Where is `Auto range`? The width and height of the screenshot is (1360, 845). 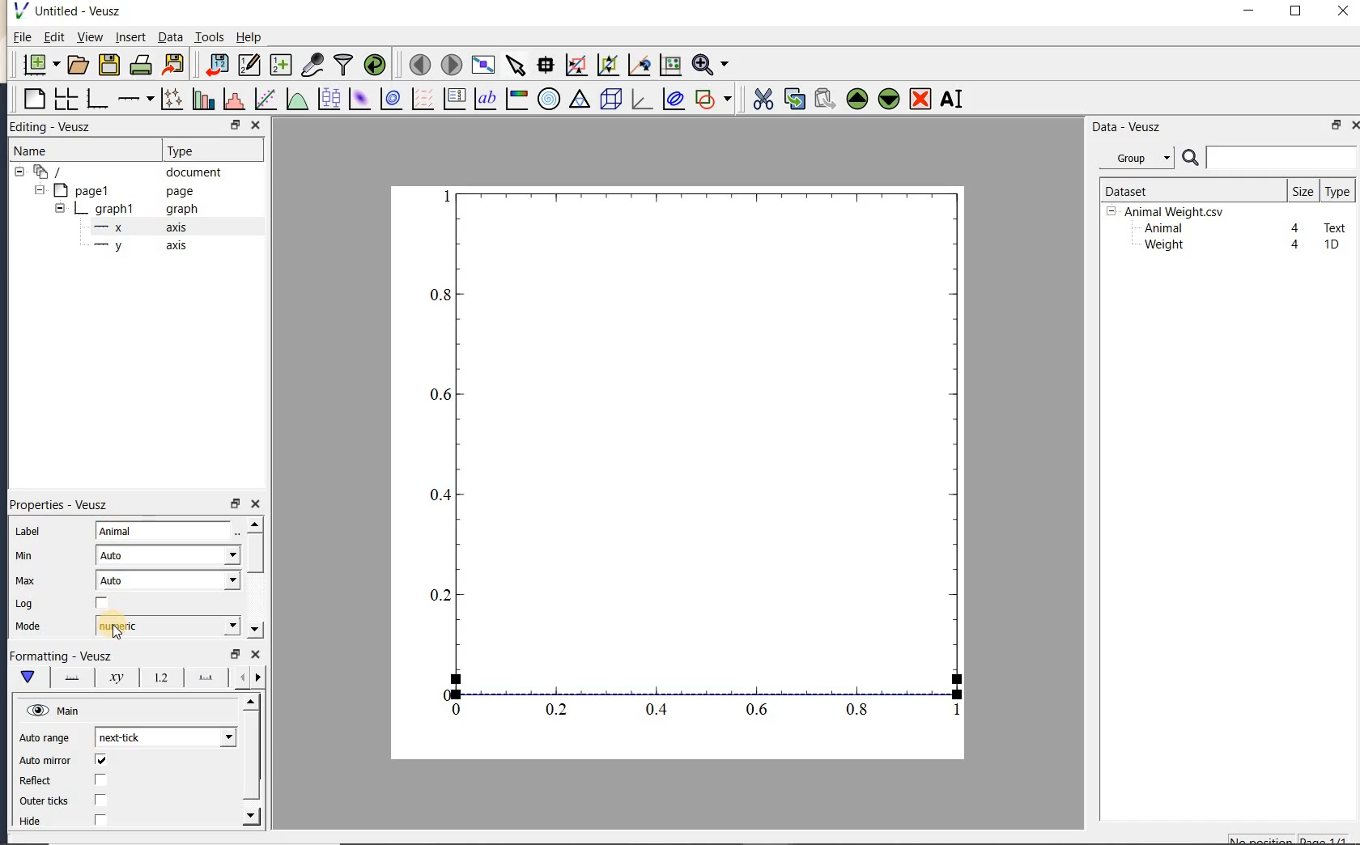 Auto range is located at coordinates (45, 738).